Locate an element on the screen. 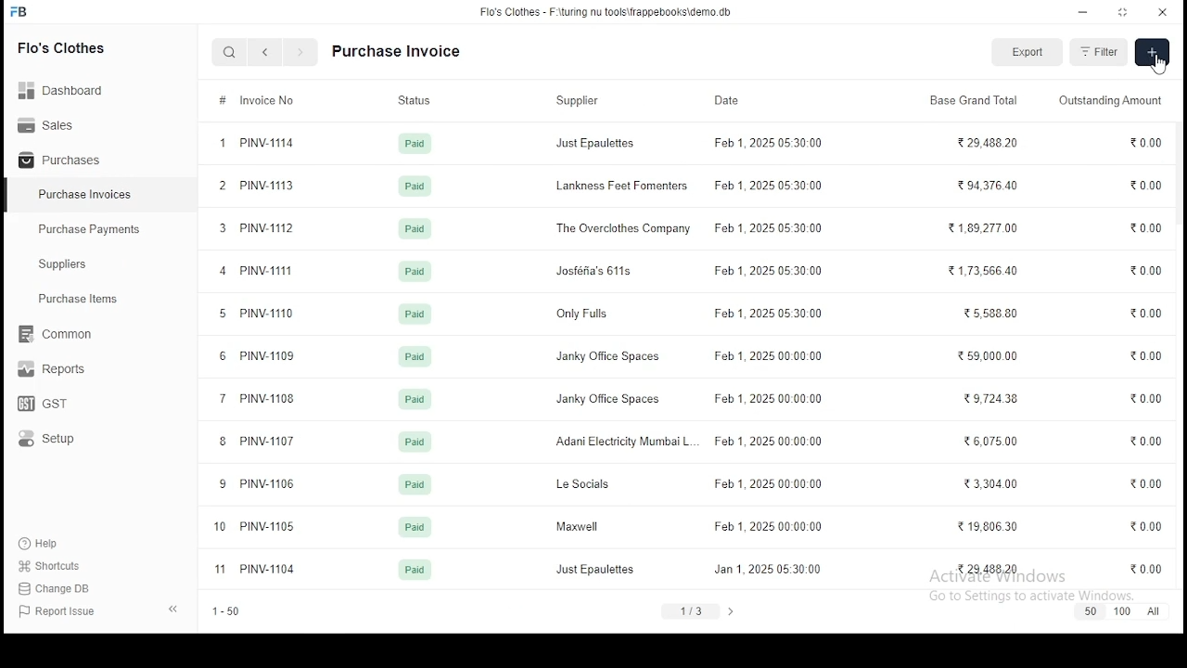 This screenshot has width=1187, height=668. paid is located at coordinates (415, 228).